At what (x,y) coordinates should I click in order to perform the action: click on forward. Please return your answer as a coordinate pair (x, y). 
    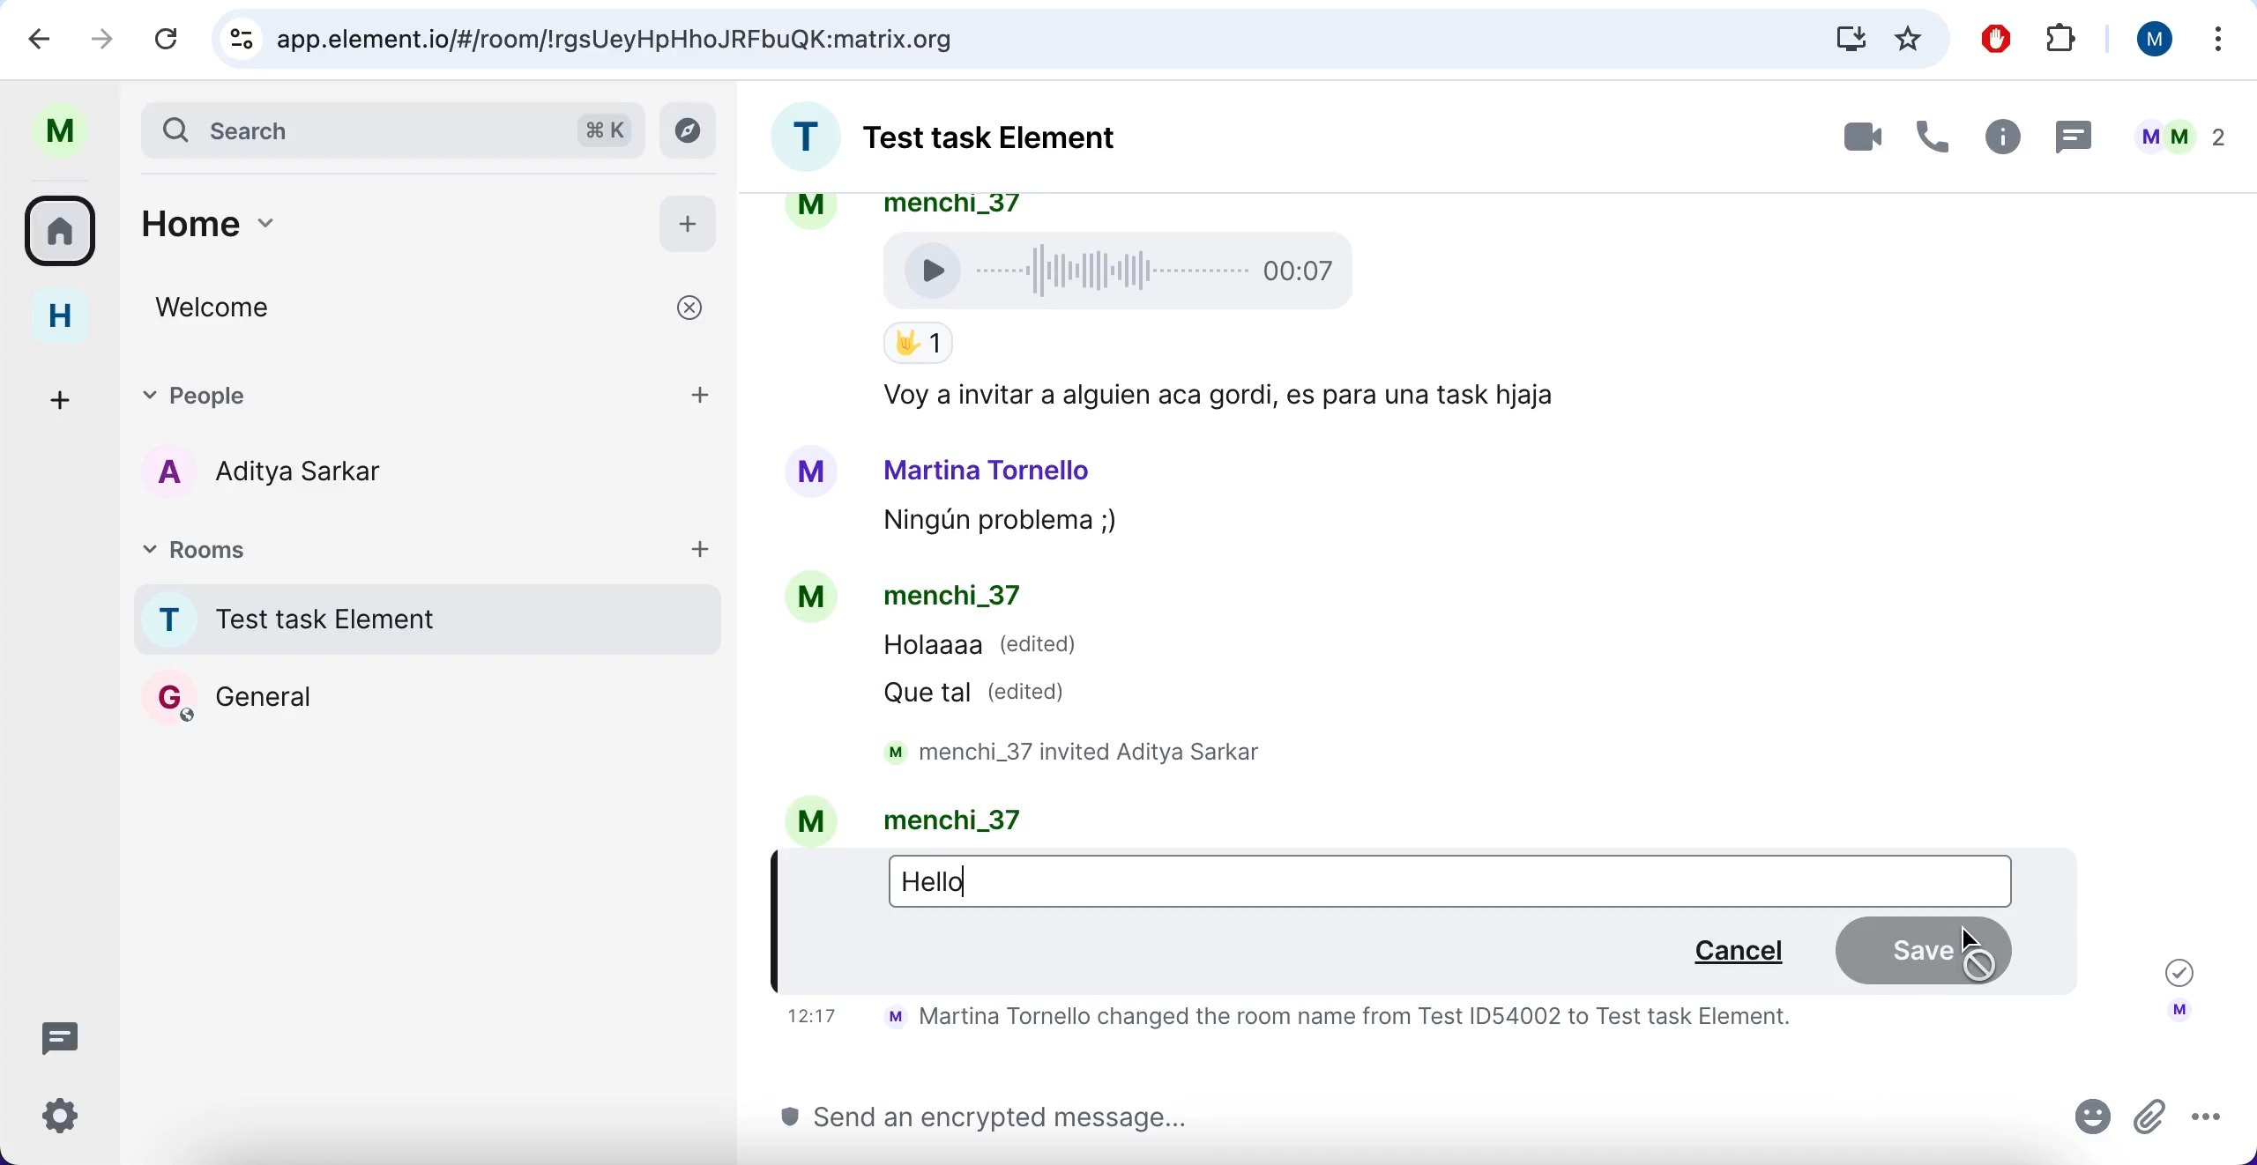
    Looking at the image, I should click on (101, 42).